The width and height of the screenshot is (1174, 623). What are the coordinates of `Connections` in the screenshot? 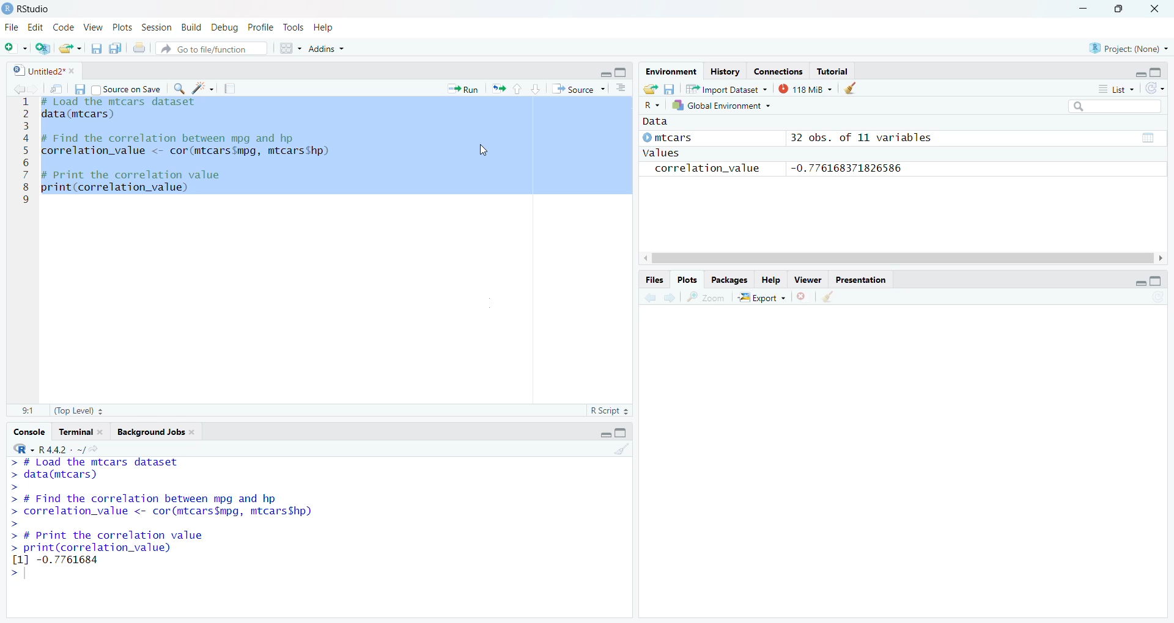 It's located at (778, 71).